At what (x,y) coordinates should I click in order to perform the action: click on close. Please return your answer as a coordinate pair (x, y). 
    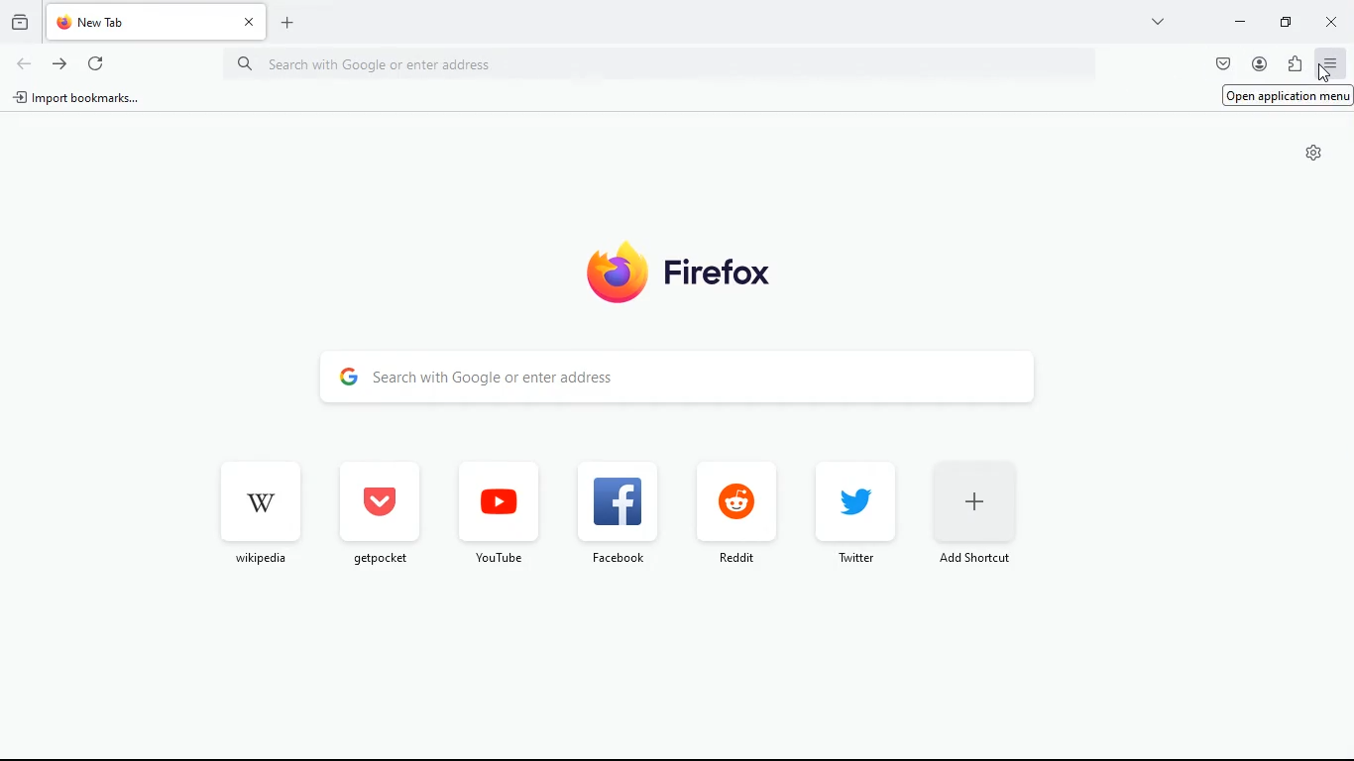
    Looking at the image, I should click on (1334, 20).